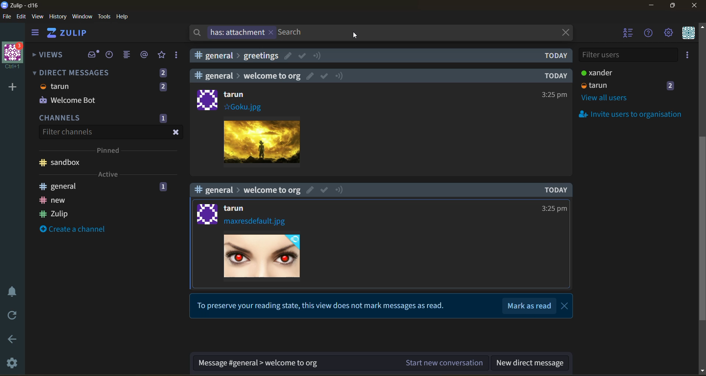  Describe the element at coordinates (554, 76) in the screenshot. I see `TODAY` at that location.